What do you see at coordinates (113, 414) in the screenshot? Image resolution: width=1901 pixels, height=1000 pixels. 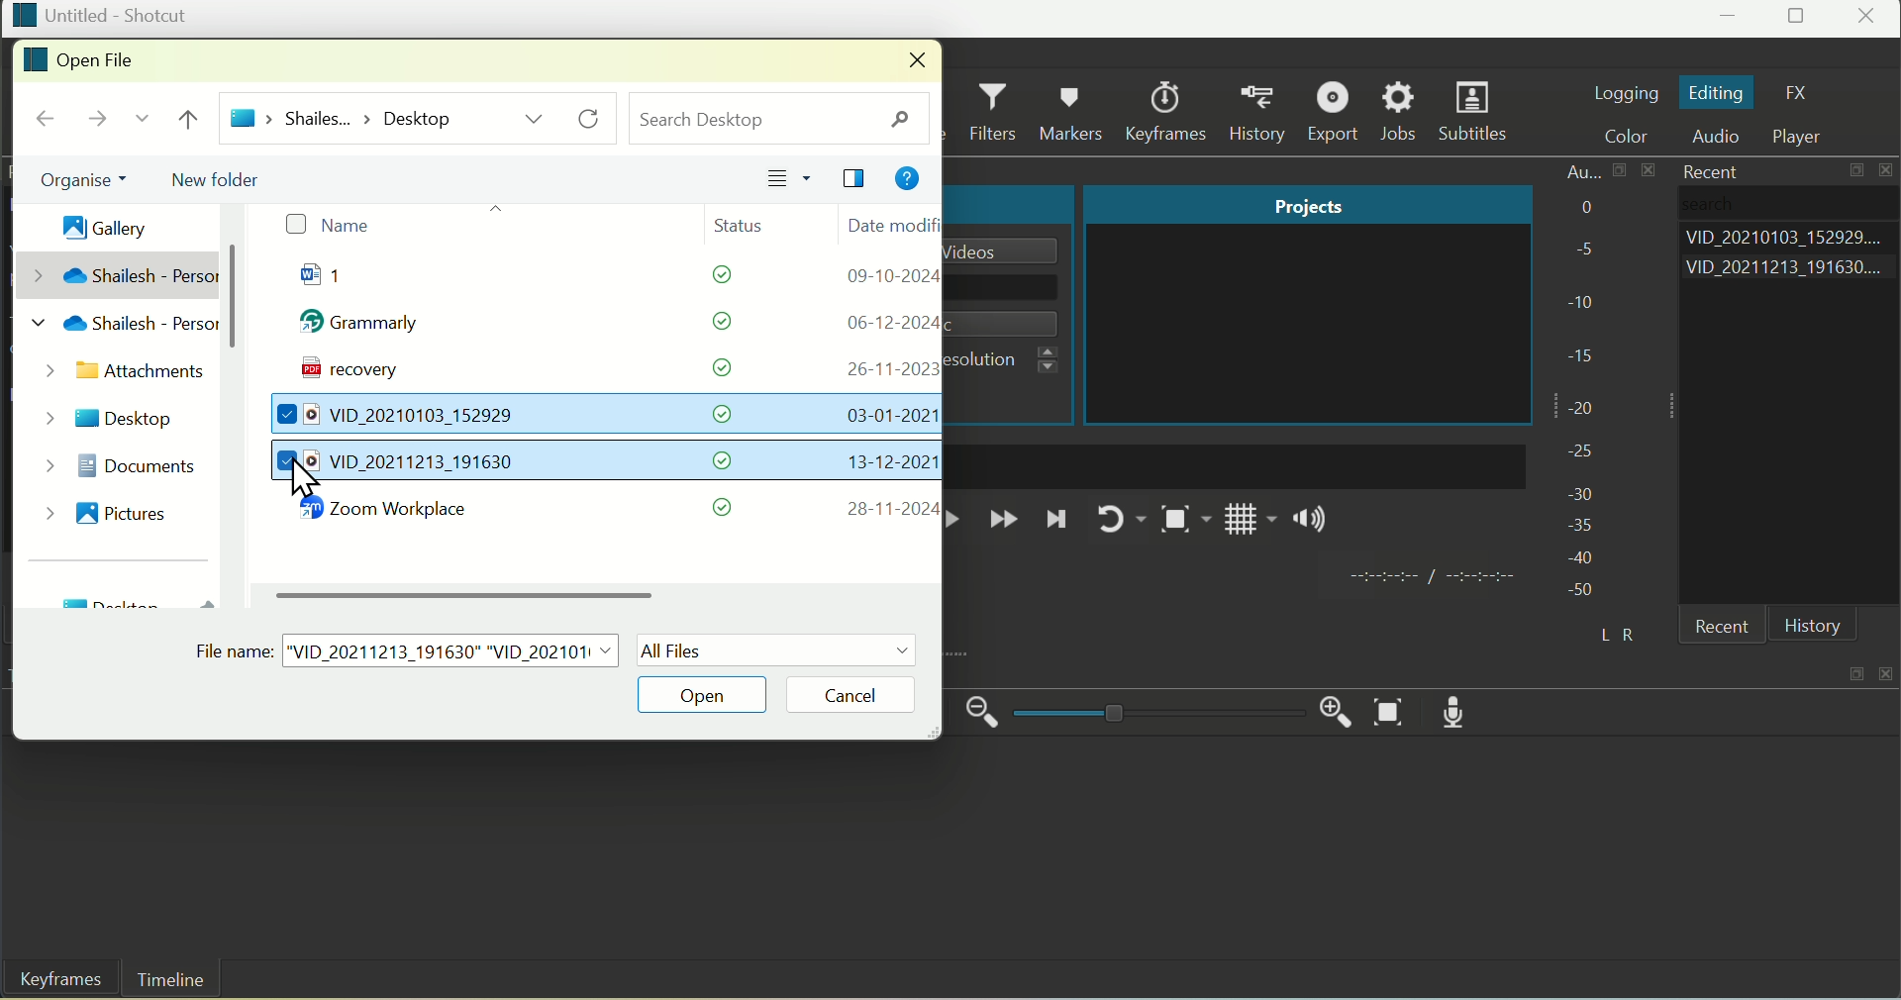 I see `Desktop` at bounding box center [113, 414].